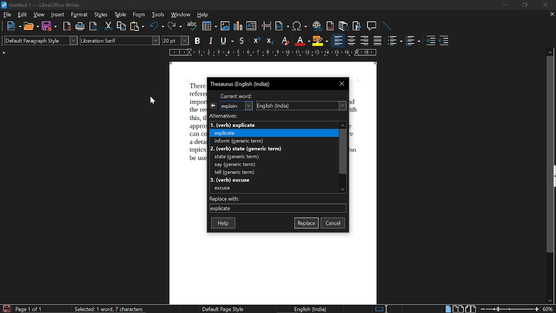 This screenshot has height=313, width=556. What do you see at coordinates (267, 27) in the screenshot?
I see `insert page break` at bounding box center [267, 27].